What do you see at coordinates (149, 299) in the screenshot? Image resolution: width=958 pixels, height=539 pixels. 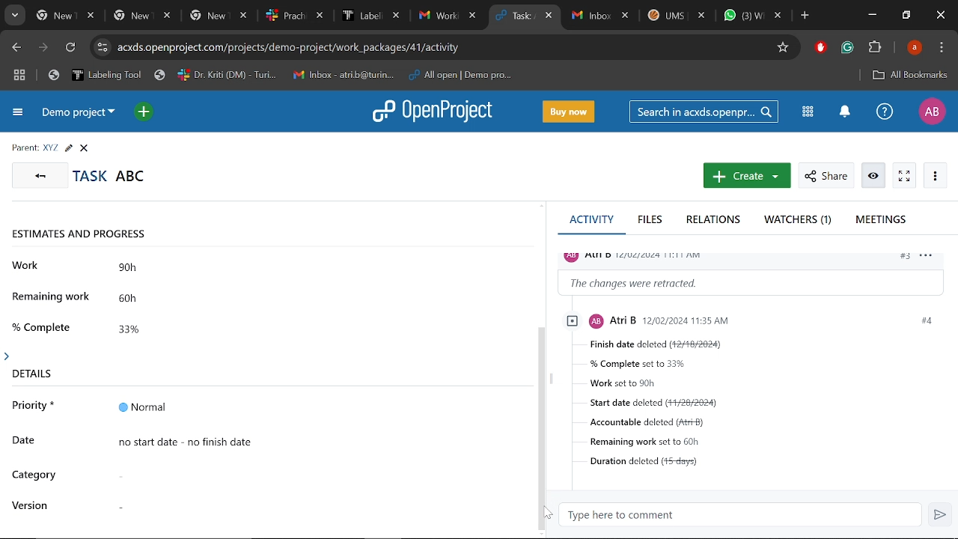 I see `60h` at bounding box center [149, 299].